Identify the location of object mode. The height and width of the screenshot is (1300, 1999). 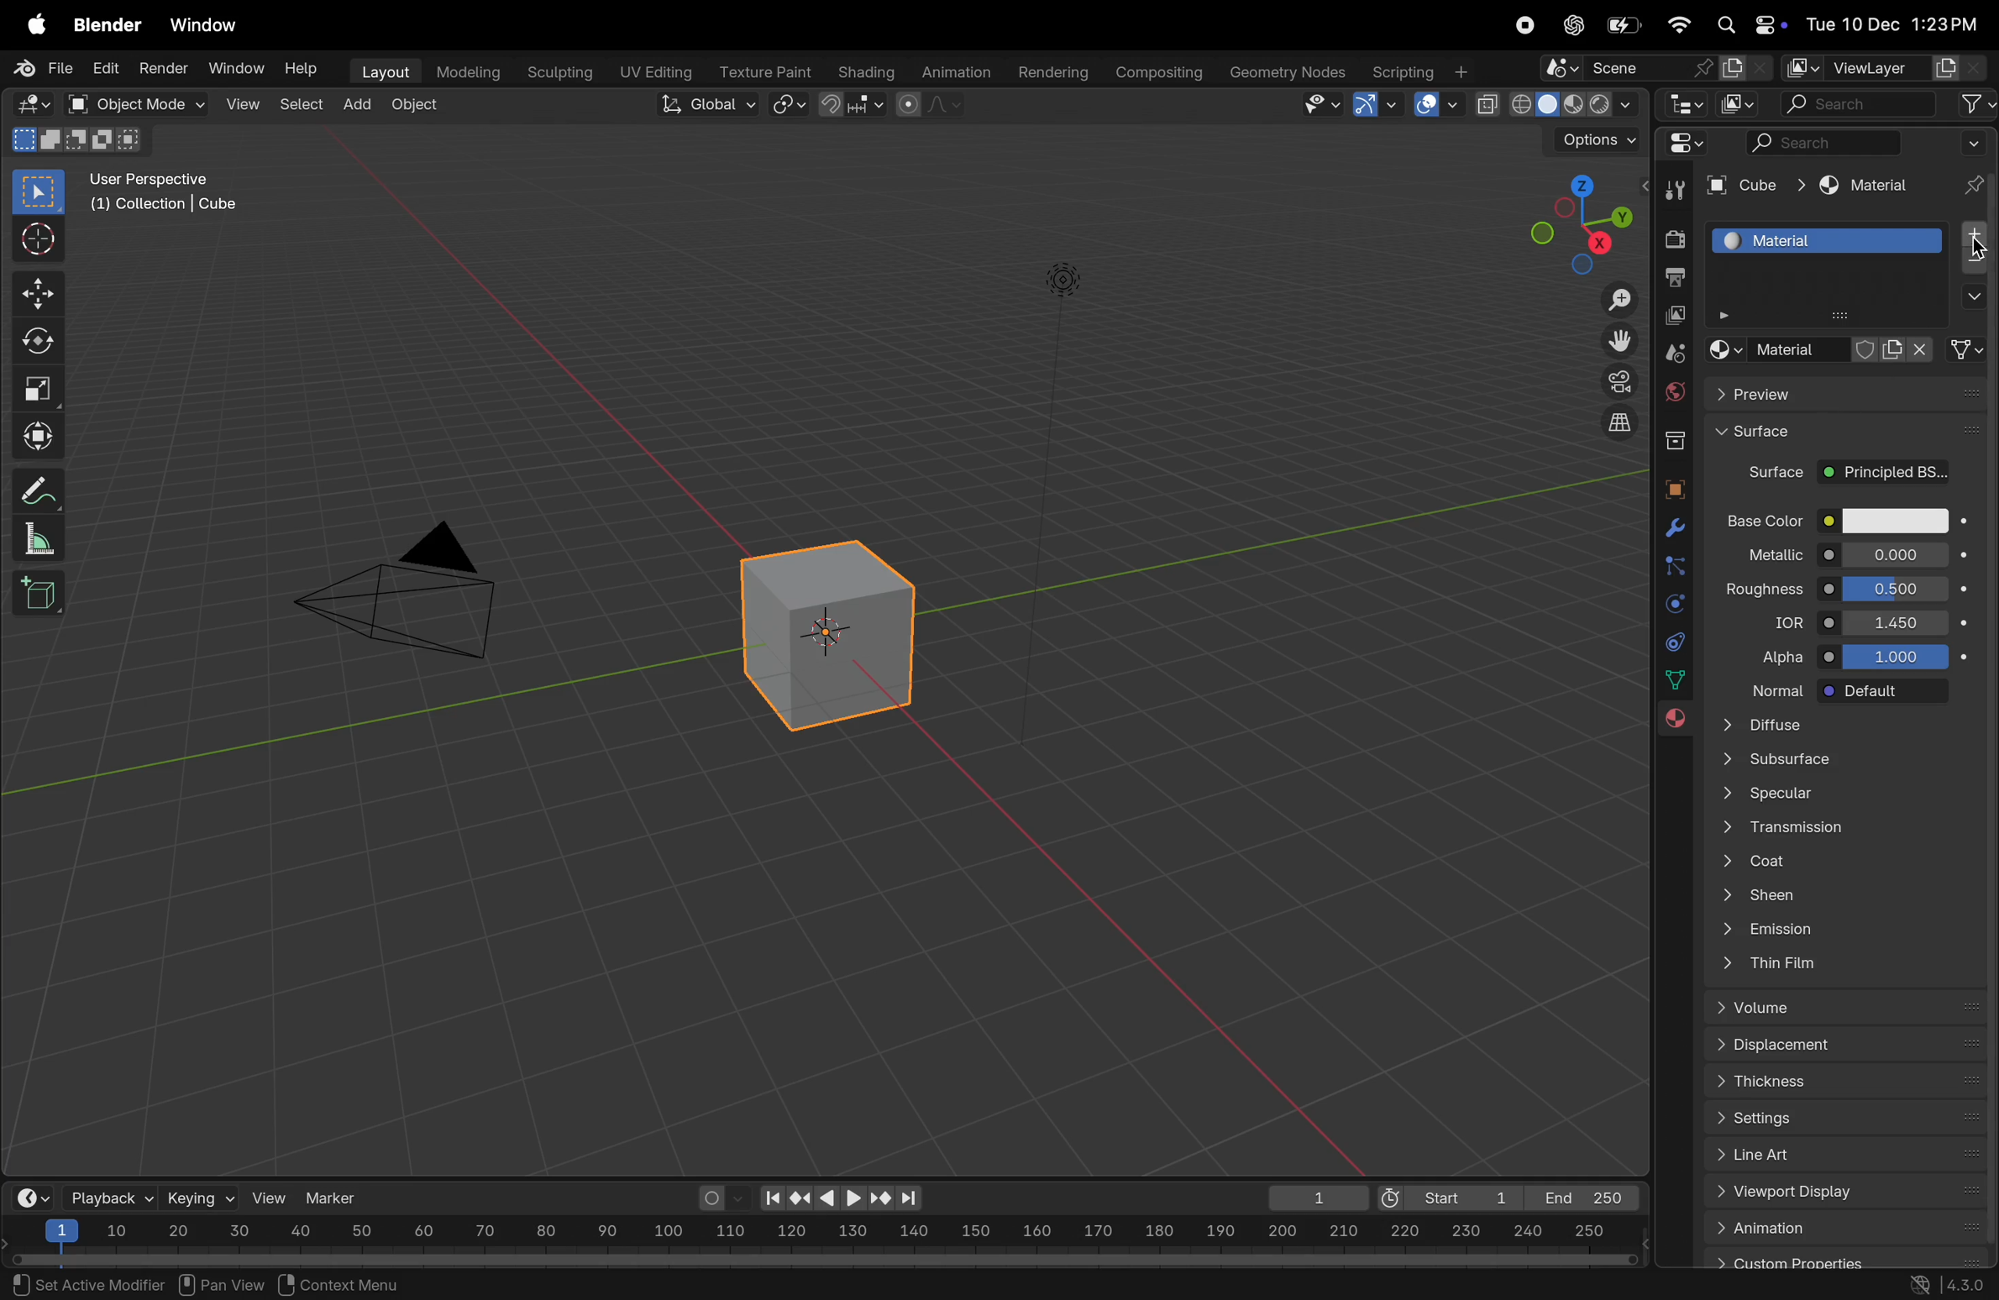
(128, 103).